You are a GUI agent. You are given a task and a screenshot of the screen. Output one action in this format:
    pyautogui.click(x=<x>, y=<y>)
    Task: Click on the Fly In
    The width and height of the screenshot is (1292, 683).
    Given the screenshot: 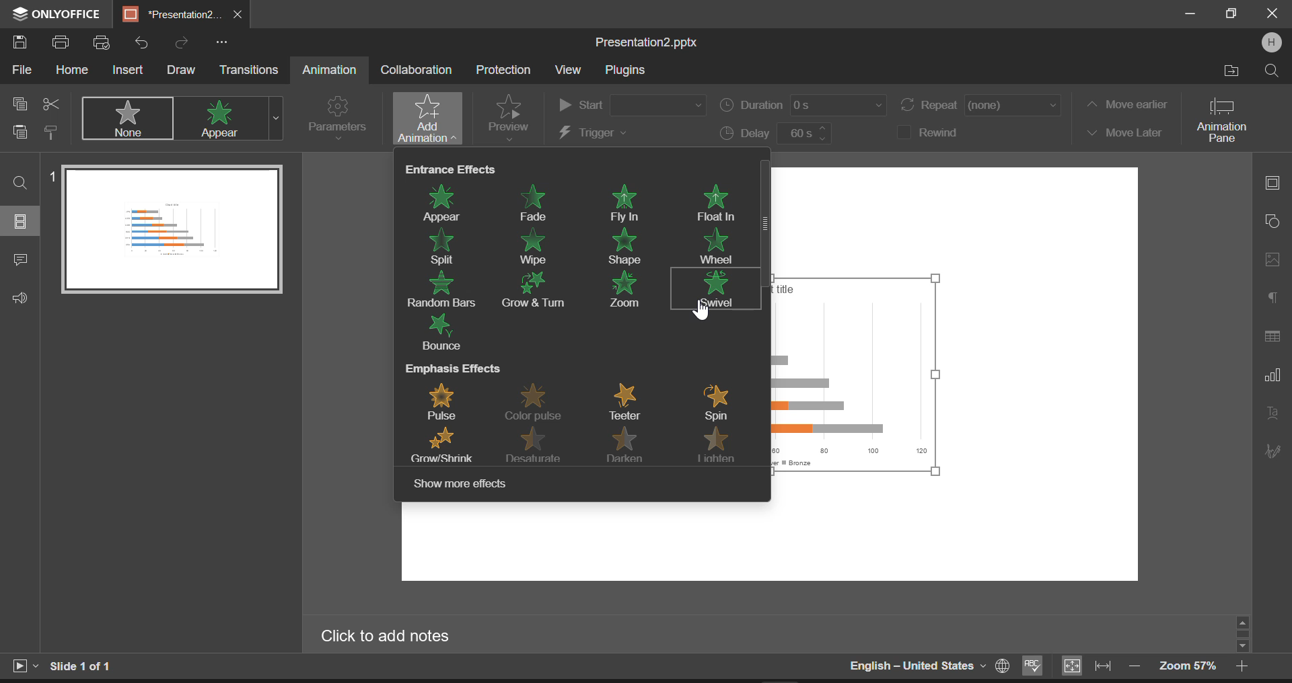 What is the action you would take?
    pyautogui.click(x=629, y=202)
    